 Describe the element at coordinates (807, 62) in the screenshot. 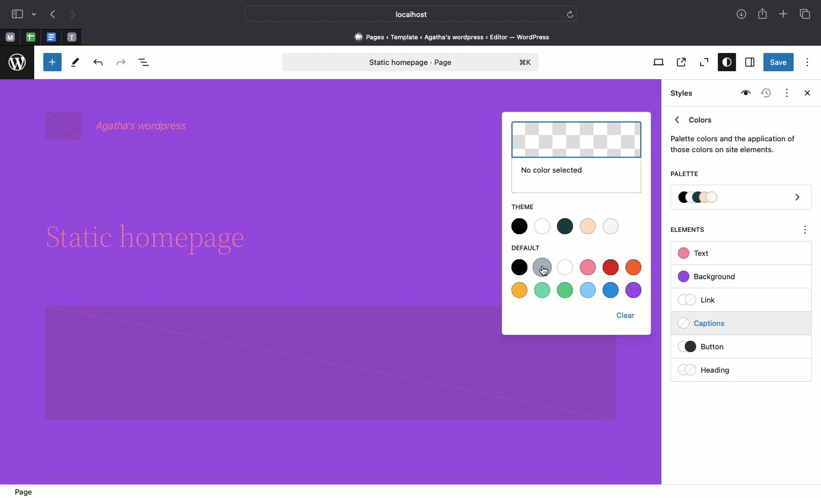

I see `Options` at that location.